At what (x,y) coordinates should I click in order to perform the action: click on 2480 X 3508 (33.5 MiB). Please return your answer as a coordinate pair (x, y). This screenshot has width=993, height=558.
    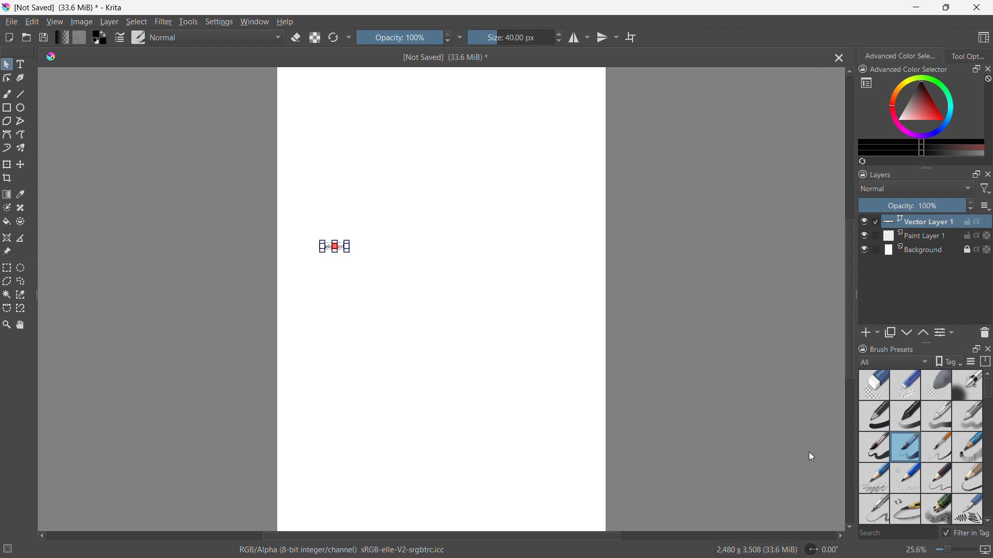
    Looking at the image, I should click on (756, 549).